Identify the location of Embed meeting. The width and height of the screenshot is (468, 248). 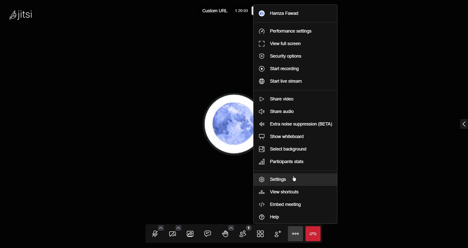
(283, 205).